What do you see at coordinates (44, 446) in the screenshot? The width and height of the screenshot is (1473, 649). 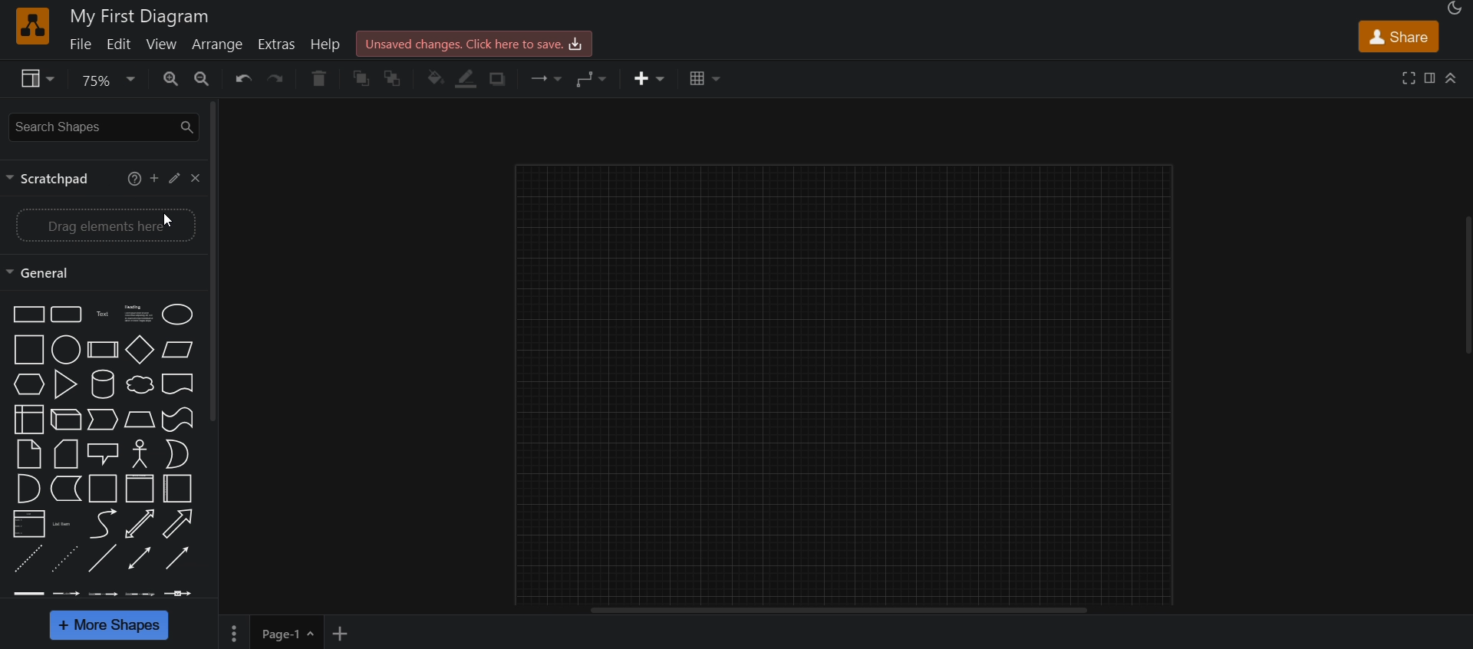 I see `shapes` at bounding box center [44, 446].